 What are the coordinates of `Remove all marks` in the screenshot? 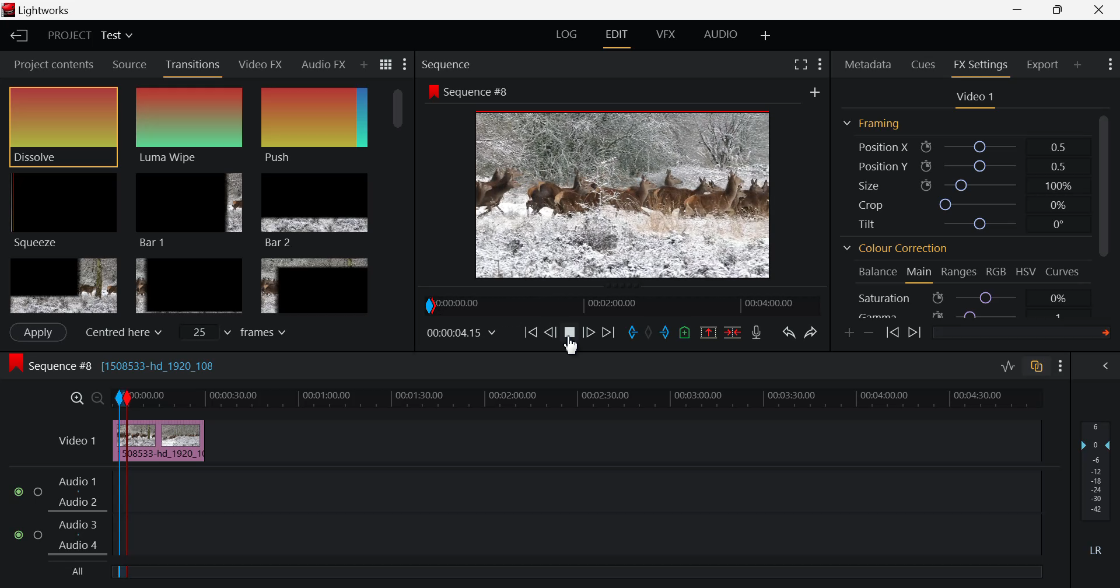 It's located at (648, 332).